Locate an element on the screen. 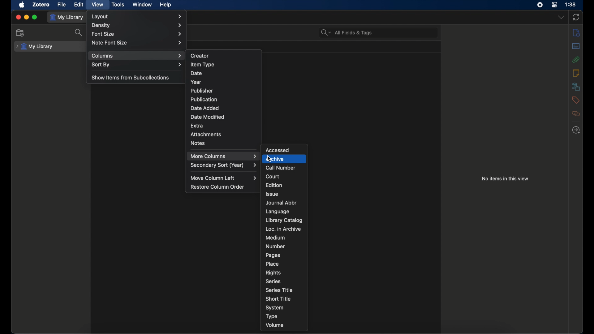  my library is located at coordinates (68, 17).